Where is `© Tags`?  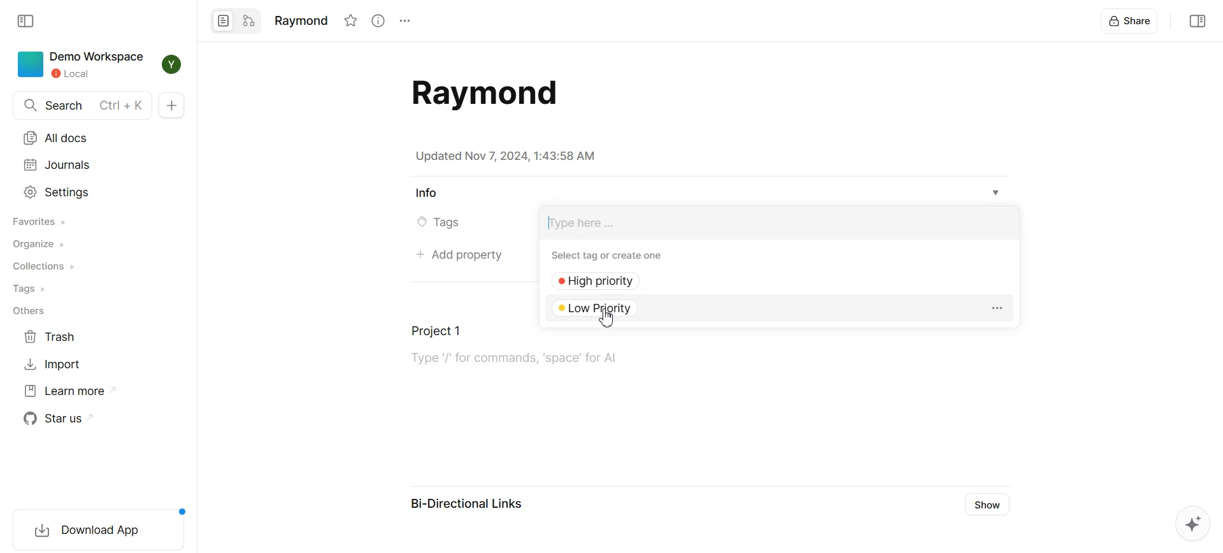 © Tags is located at coordinates (447, 223).